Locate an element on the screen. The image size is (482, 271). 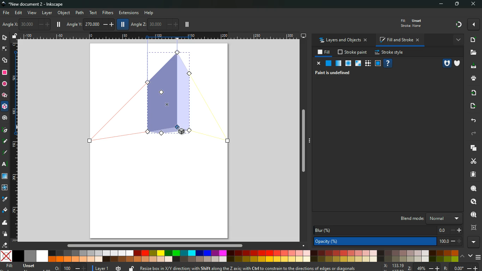
Scroll bar is located at coordinates (306, 141).